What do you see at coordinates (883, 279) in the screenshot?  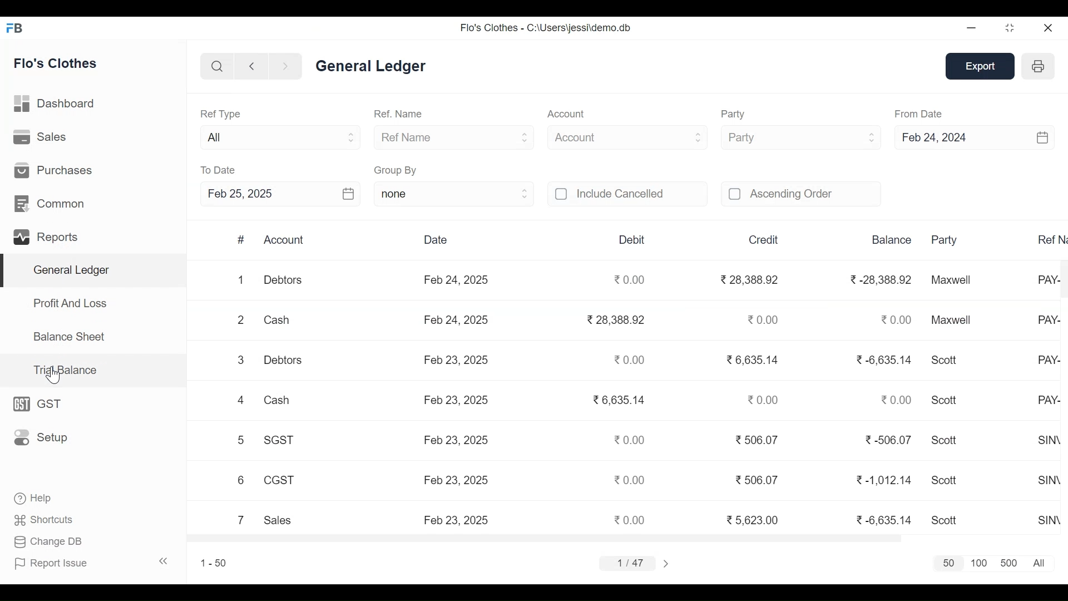 I see `-28,388.92` at bounding box center [883, 279].